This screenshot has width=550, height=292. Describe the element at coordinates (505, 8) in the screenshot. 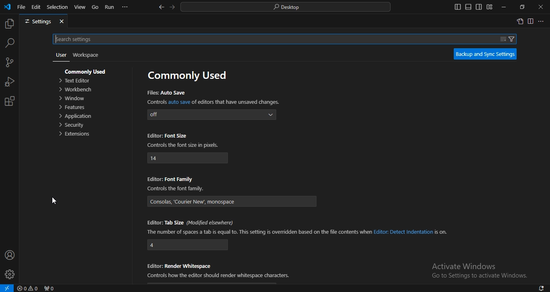

I see `minimize` at that location.